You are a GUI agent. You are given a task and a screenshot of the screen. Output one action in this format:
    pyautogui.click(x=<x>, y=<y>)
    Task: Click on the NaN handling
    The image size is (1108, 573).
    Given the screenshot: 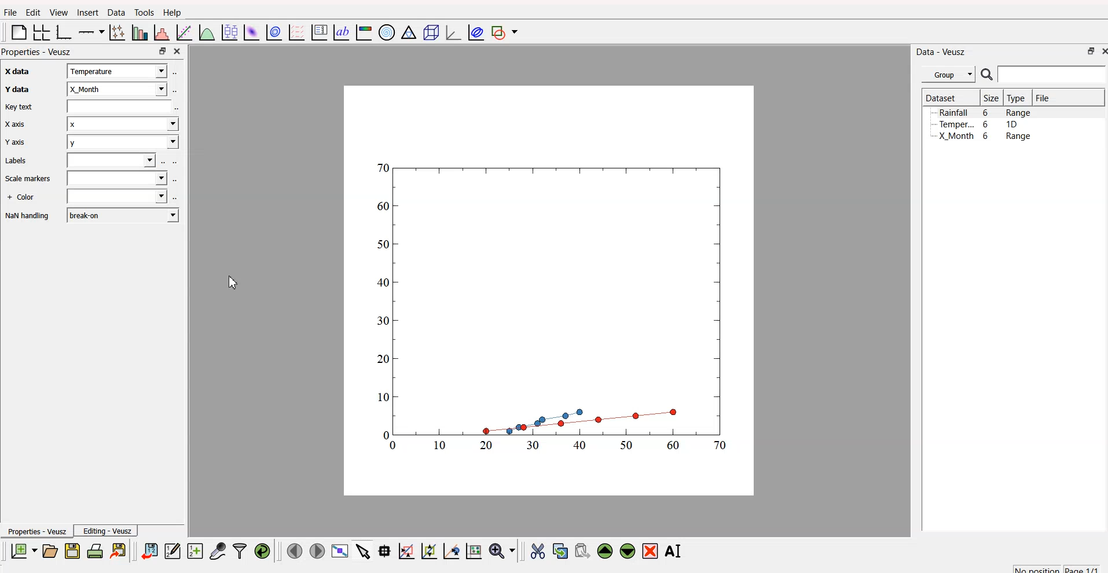 What is the action you would take?
    pyautogui.click(x=28, y=216)
    